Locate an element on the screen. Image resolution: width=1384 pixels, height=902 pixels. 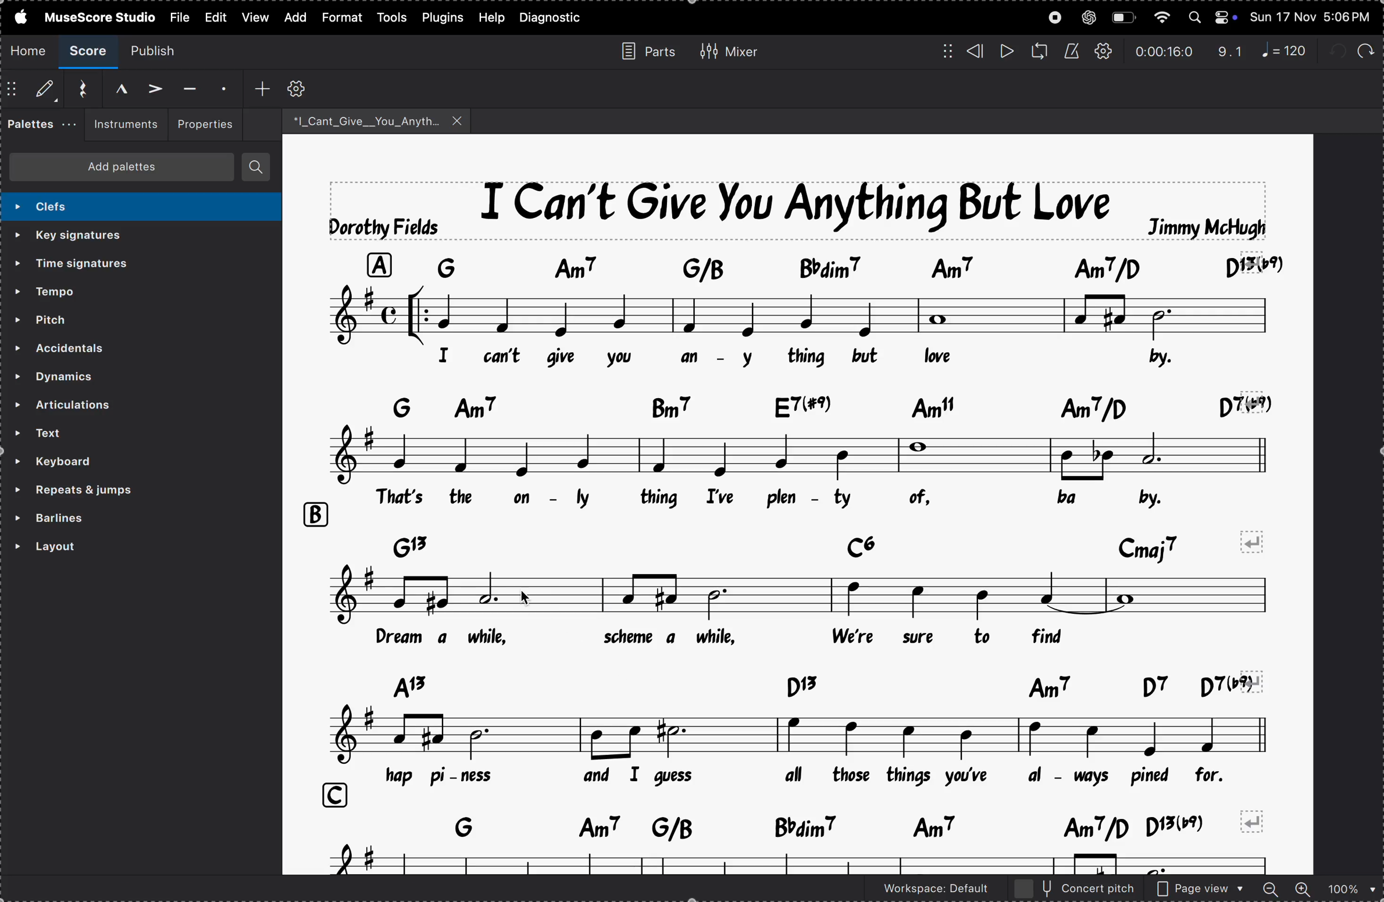
time signatures is located at coordinates (101, 266).